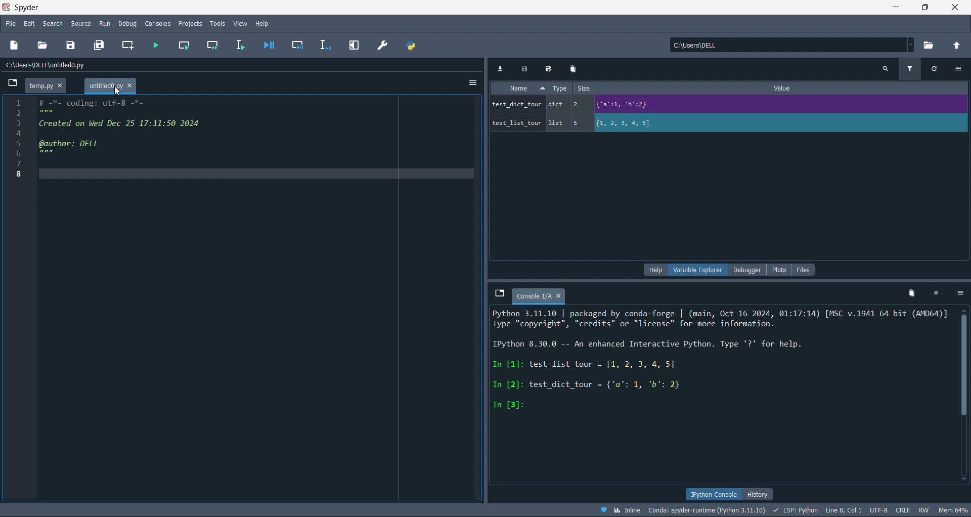  I want to click on browse directory, so click(931, 46).